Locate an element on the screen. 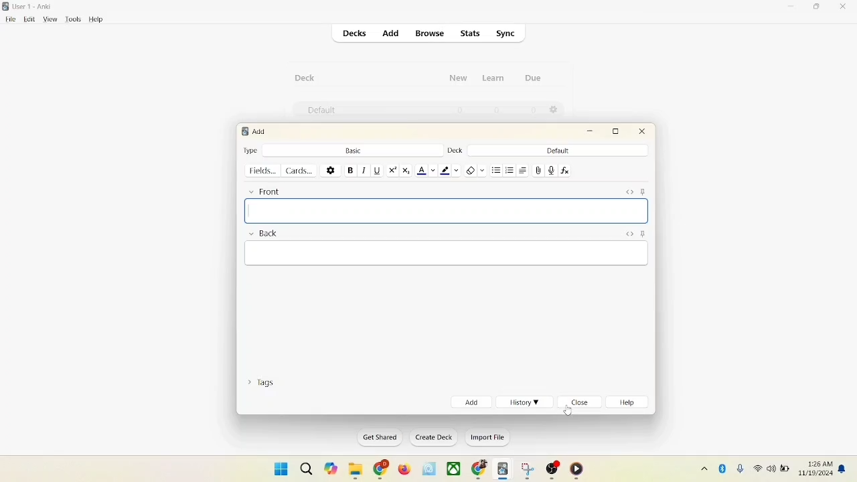 This screenshot has height=482, width=857. logo is located at coordinates (7, 6).